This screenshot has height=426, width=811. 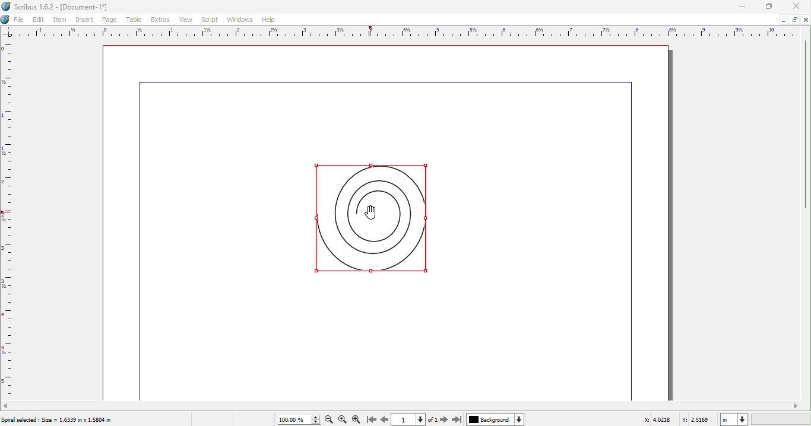 What do you see at coordinates (268, 19) in the screenshot?
I see `Help` at bounding box center [268, 19].